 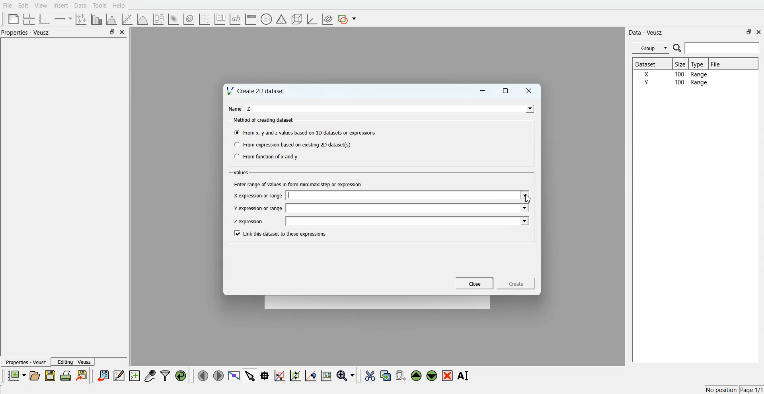 I want to click on Search Bar, so click(x=717, y=48).